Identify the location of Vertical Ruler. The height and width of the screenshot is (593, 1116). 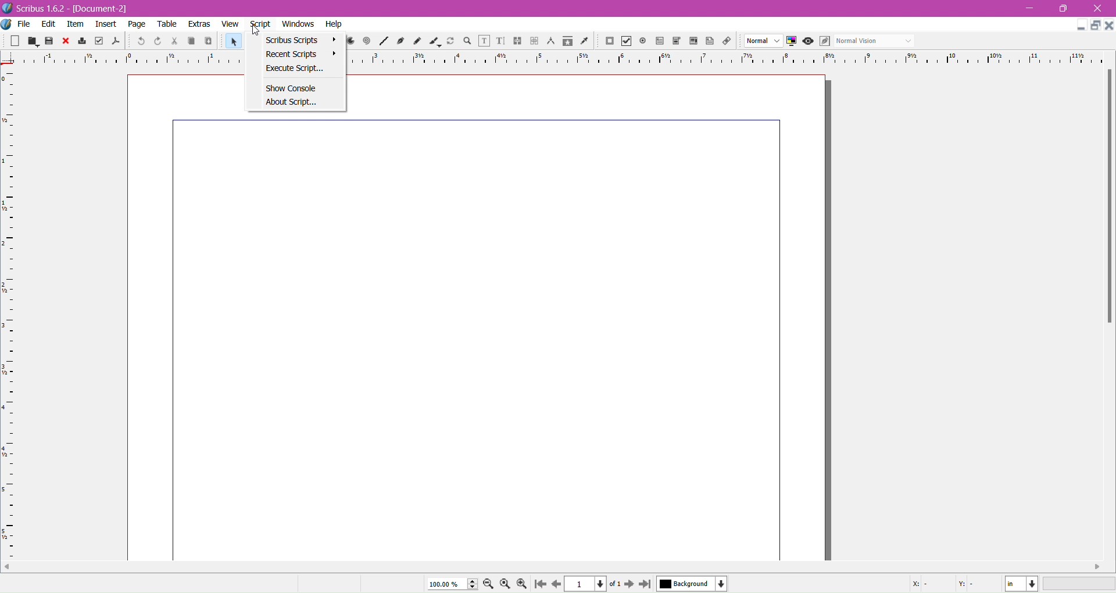
(26, 310).